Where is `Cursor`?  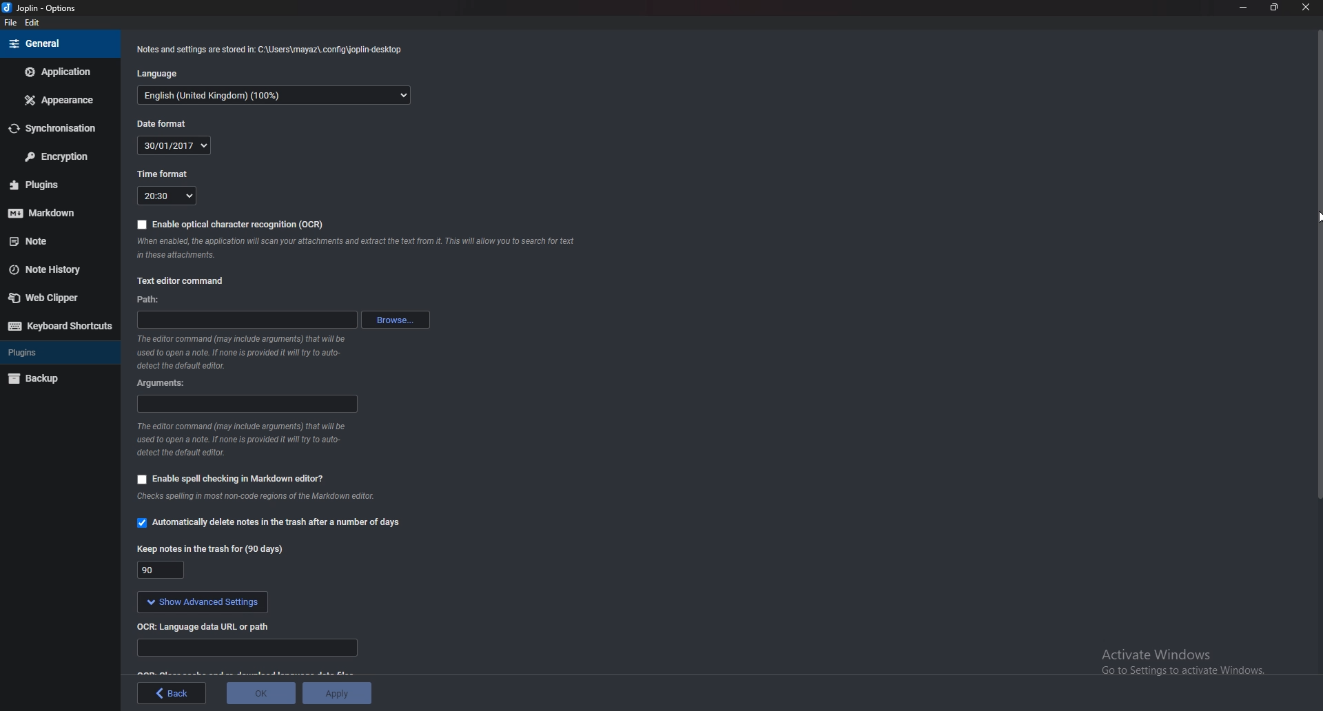
Cursor is located at coordinates (1317, 218).